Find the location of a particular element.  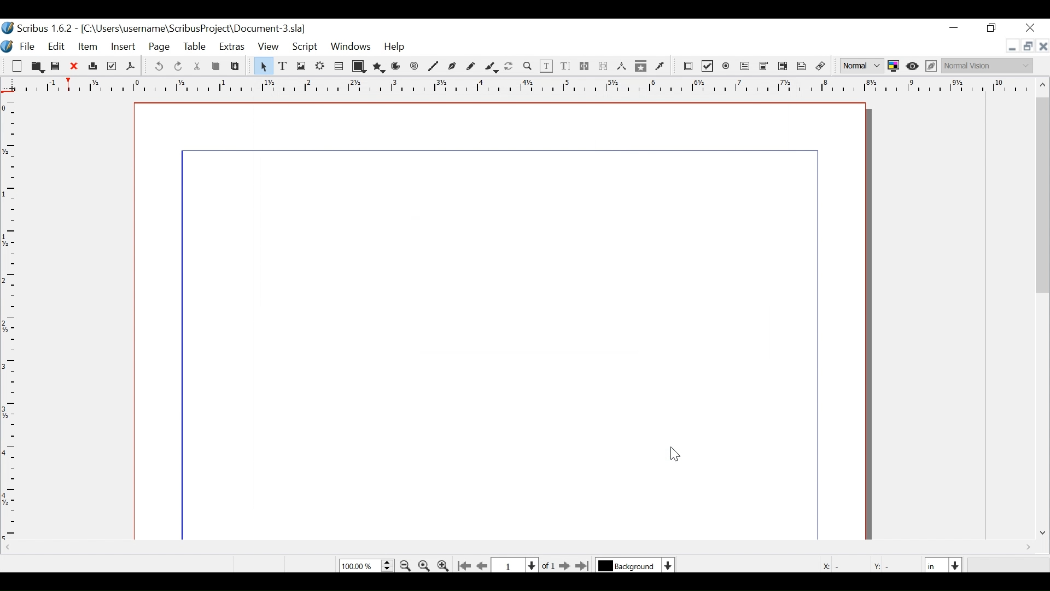

Edit Text with story editor is located at coordinates (565, 66).